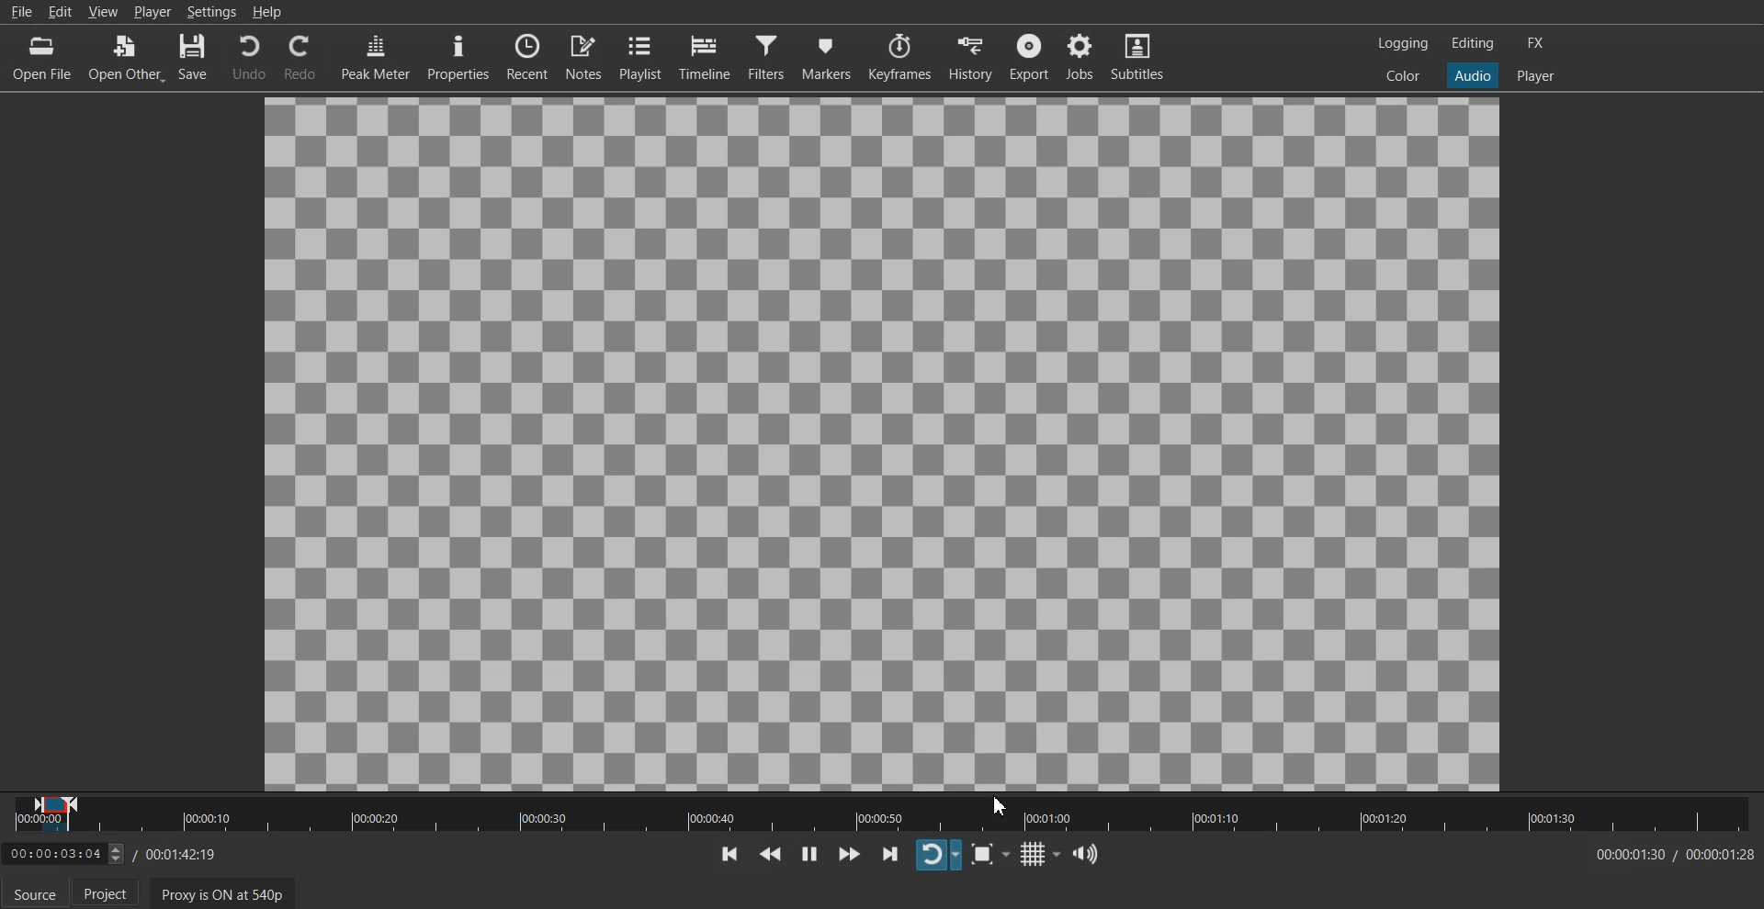 The image size is (1764, 909). Describe the element at coordinates (891, 853) in the screenshot. I see `Skip To next point` at that location.